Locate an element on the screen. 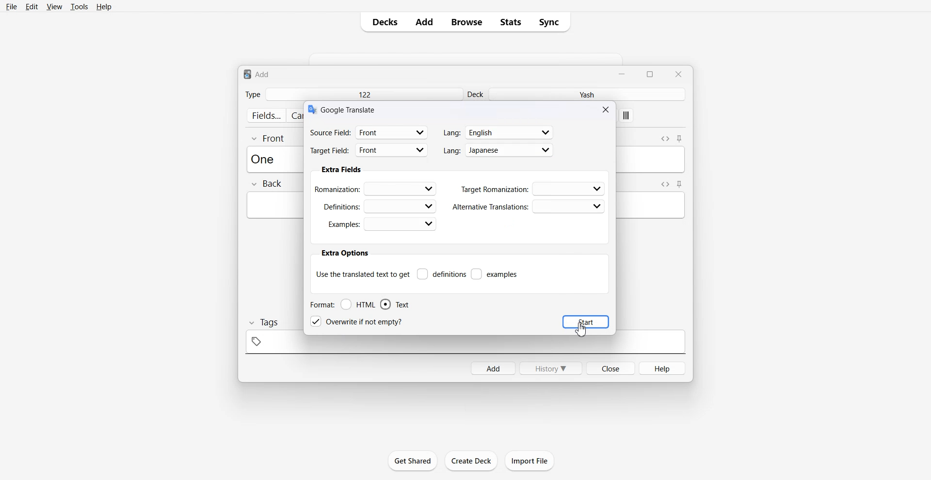 The image size is (931, 480). Back is located at coordinates (266, 184).